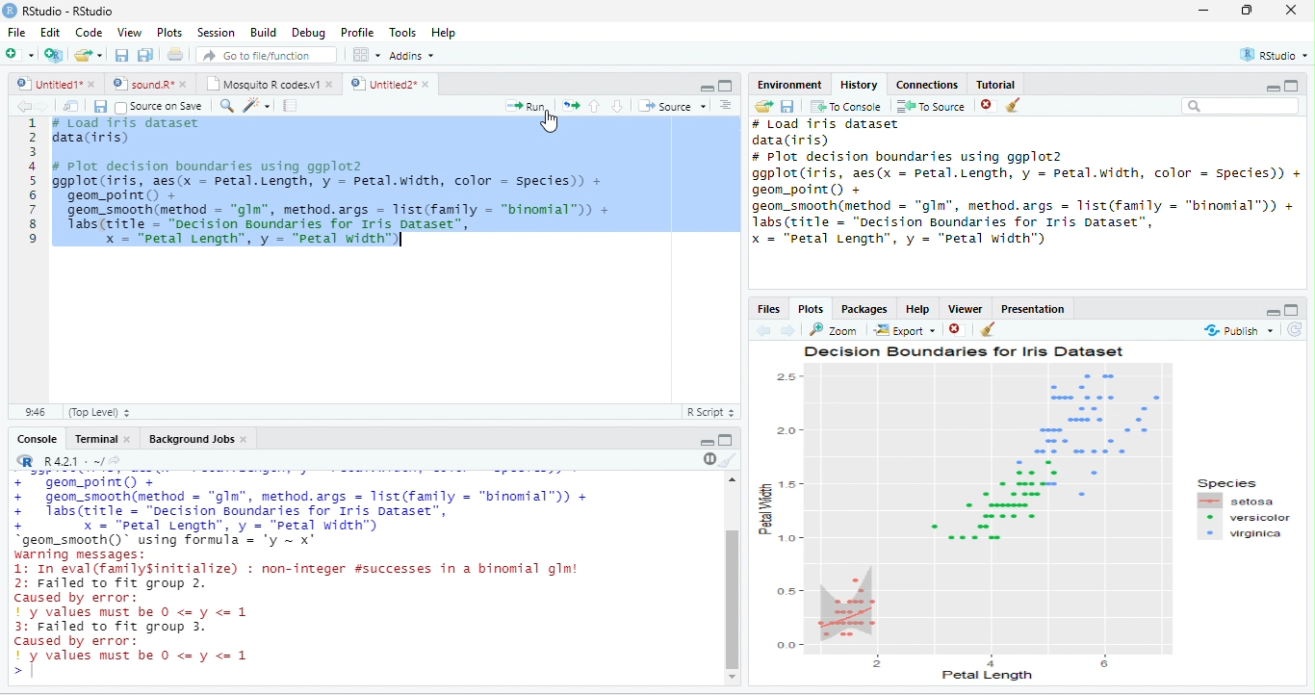  I want to click on search bar, so click(1241, 105).